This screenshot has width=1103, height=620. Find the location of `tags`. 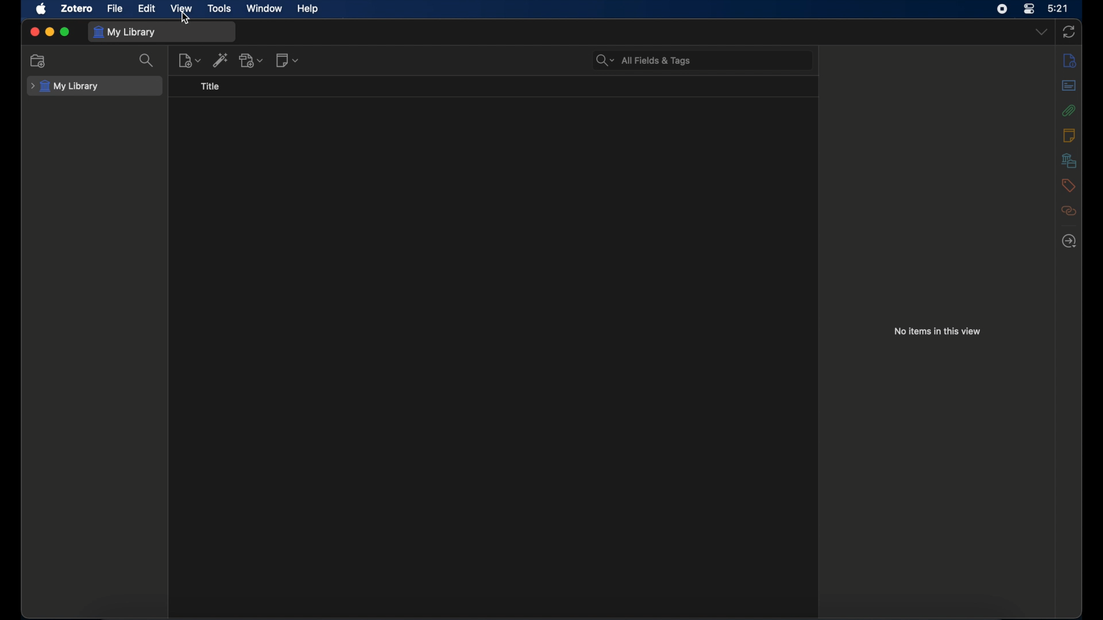

tags is located at coordinates (1068, 185).